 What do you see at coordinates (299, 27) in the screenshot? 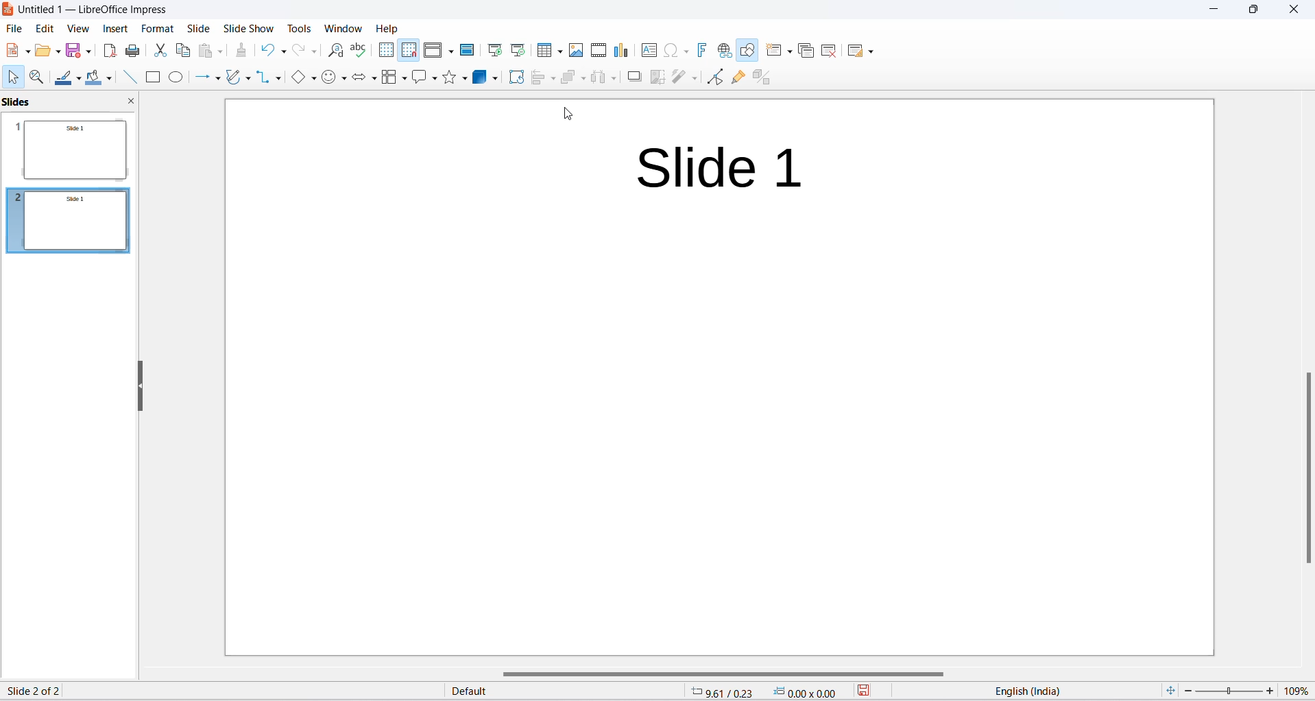
I see `tools` at bounding box center [299, 27].